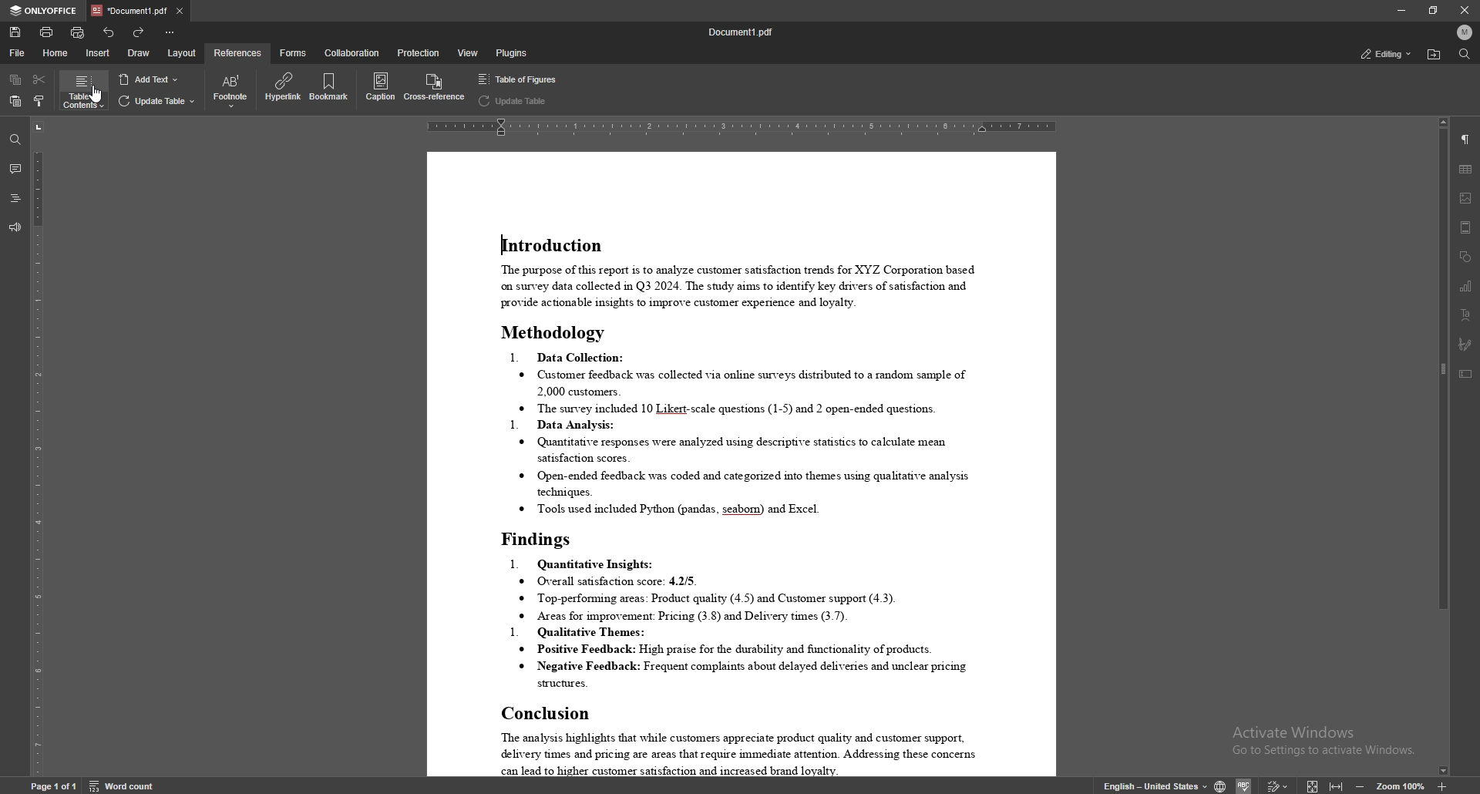 Image resolution: width=1480 pixels, height=794 pixels. What do you see at coordinates (1465, 345) in the screenshot?
I see `signature field` at bounding box center [1465, 345].